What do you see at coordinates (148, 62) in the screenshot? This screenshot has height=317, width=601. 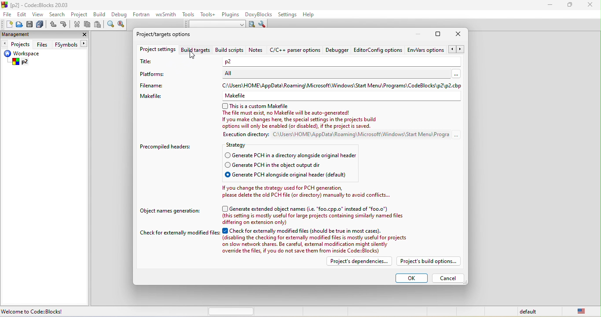 I see `title` at bounding box center [148, 62].